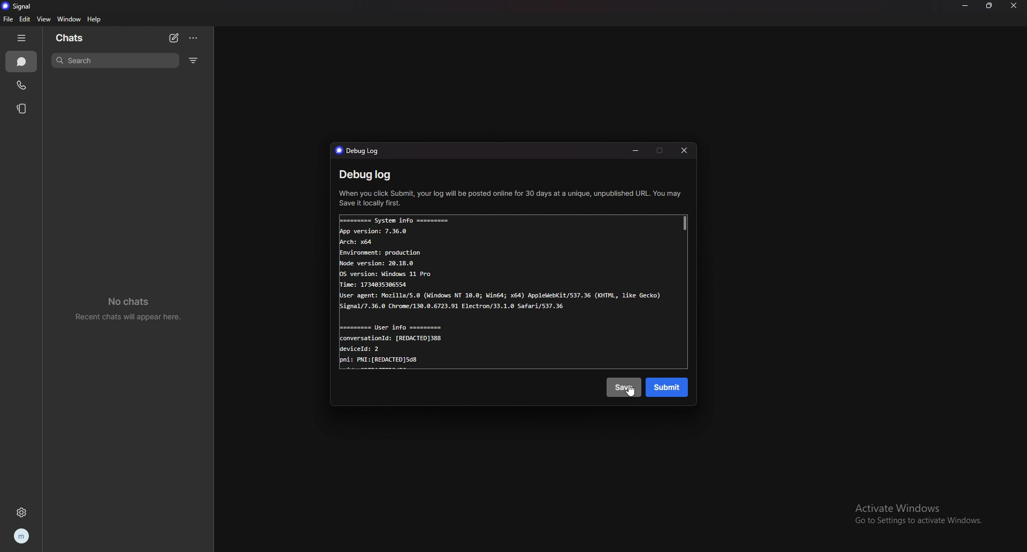 The height and width of the screenshot is (552, 1027). Describe the element at coordinates (367, 175) in the screenshot. I see `debug log` at that location.